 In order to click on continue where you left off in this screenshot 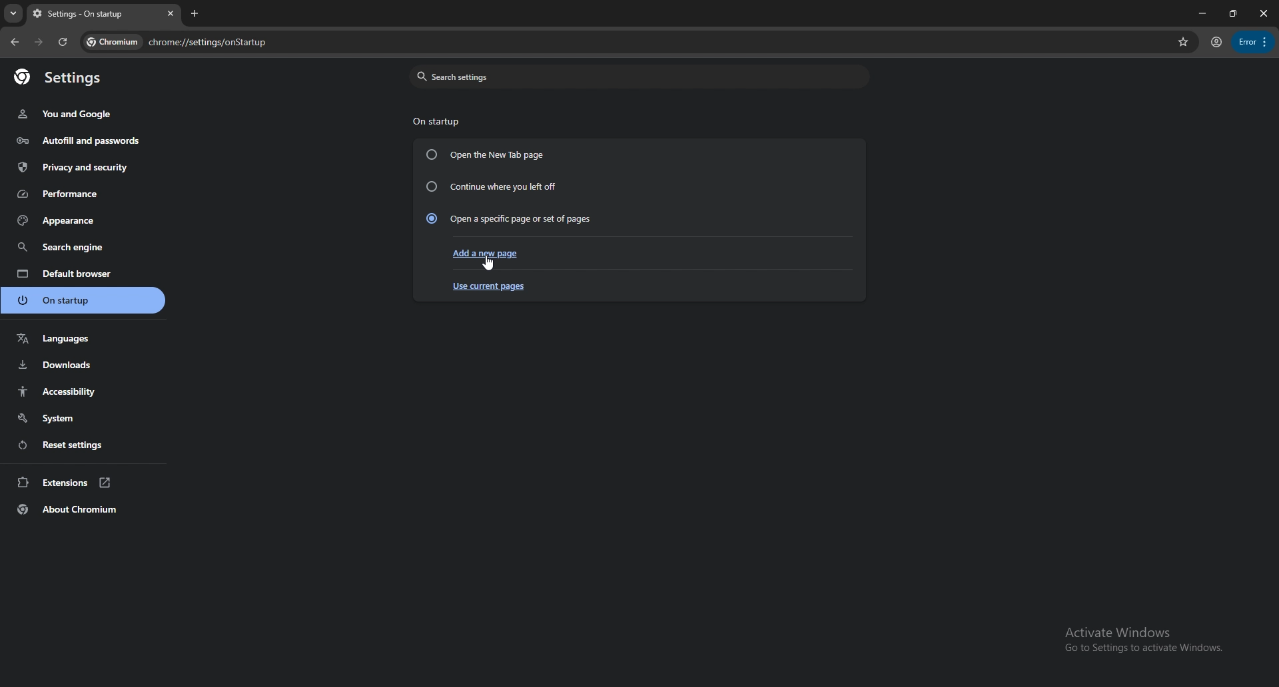, I will do `click(493, 185)`.